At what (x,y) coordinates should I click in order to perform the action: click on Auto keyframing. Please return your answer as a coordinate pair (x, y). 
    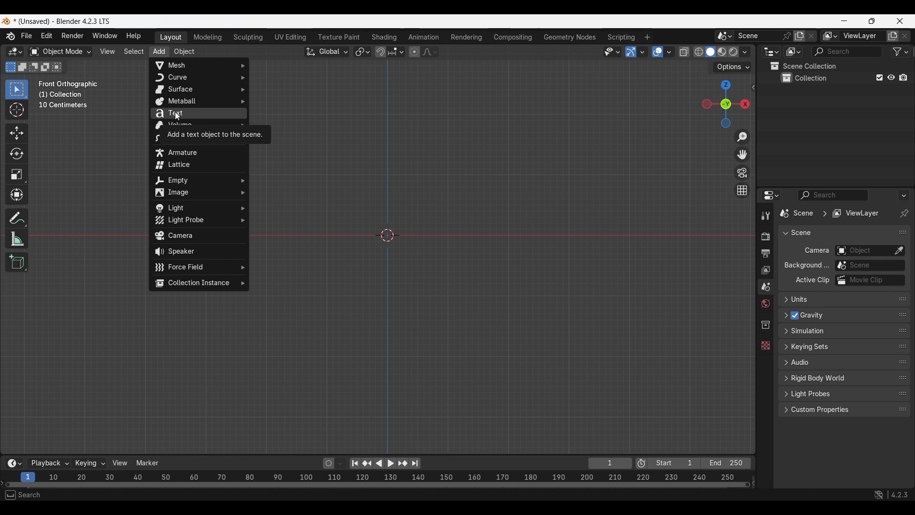
    Looking at the image, I should click on (340, 463).